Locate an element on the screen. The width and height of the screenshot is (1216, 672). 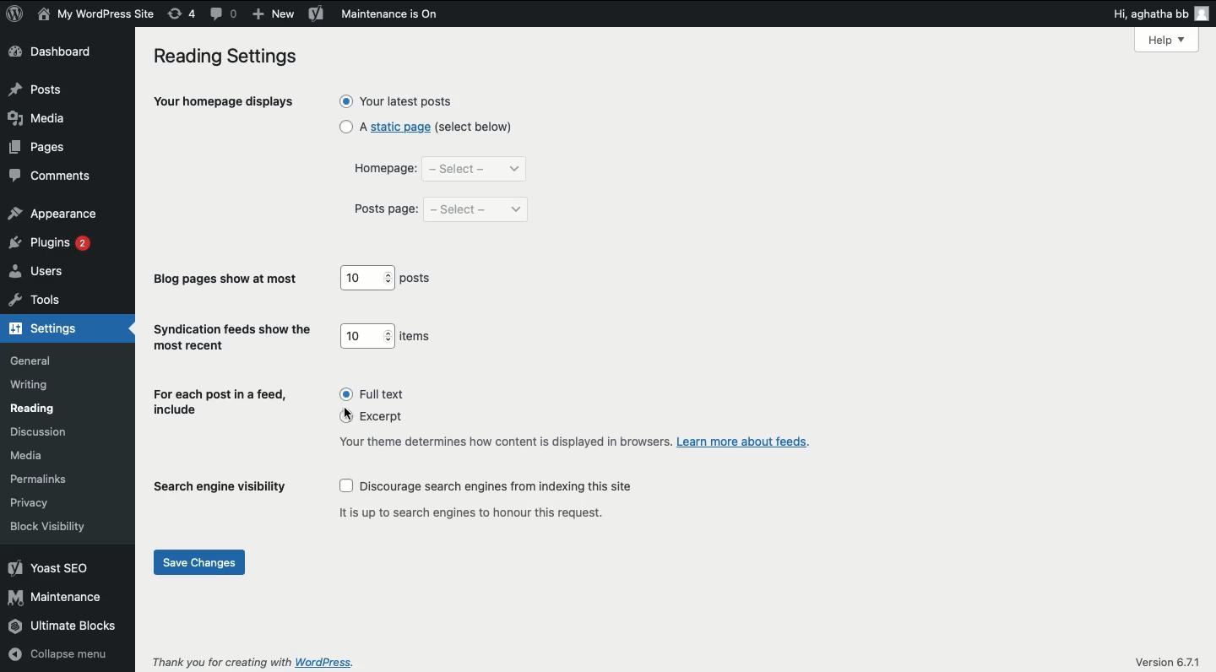
plugins is located at coordinates (49, 241).